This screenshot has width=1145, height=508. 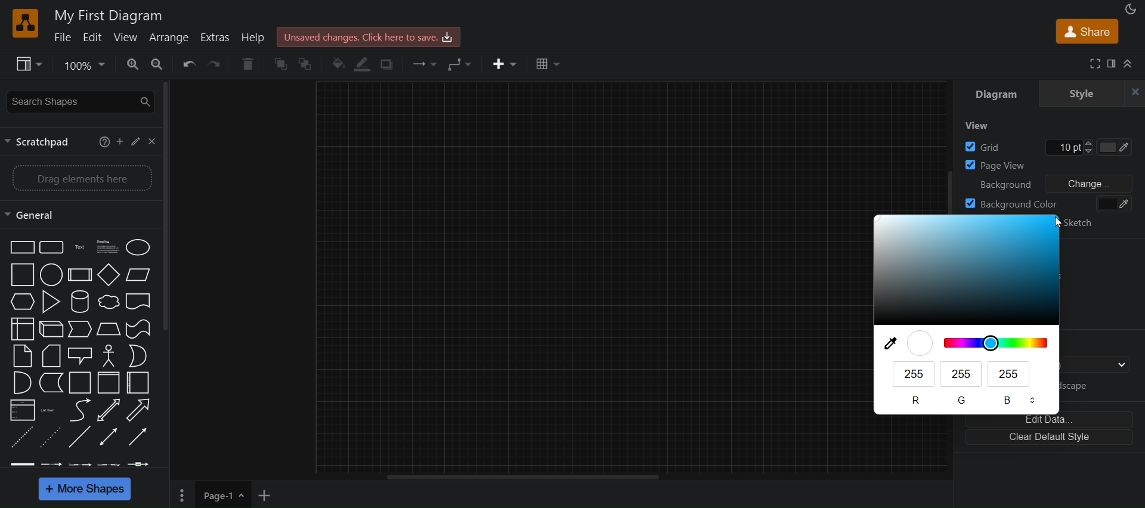 What do you see at coordinates (127, 64) in the screenshot?
I see `zoom in` at bounding box center [127, 64].